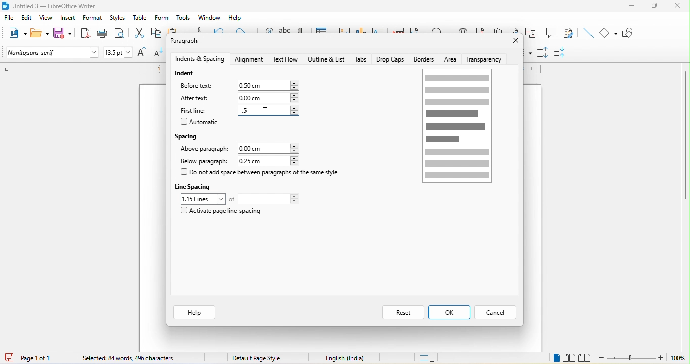  I want to click on help, so click(193, 313).